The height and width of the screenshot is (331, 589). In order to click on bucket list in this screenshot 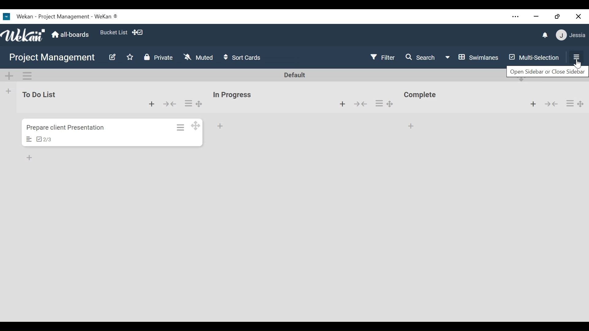, I will do `click(113, 32)`.